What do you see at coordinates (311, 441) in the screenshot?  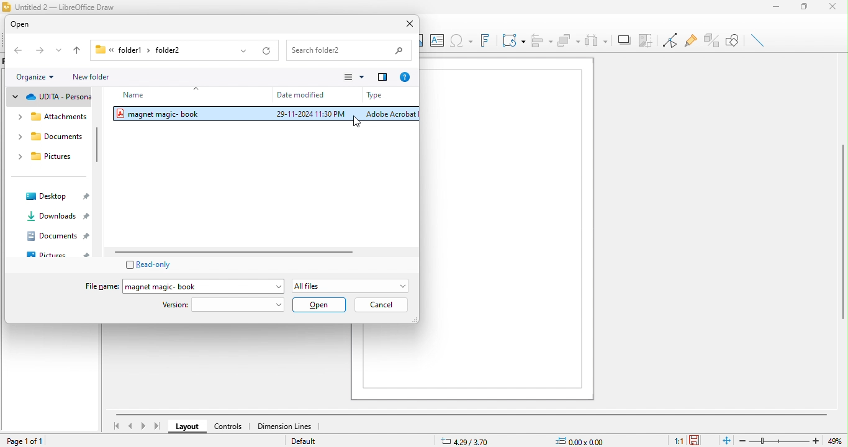 I see `default` at bounding box center [311, 441].